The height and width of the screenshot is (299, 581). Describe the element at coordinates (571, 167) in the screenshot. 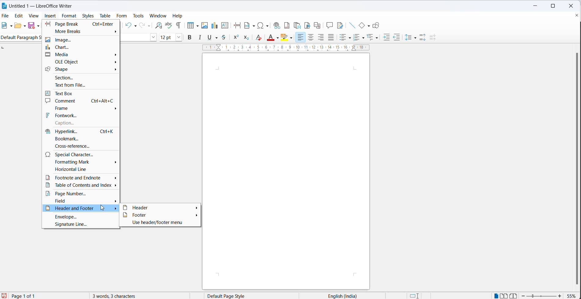

I see `scrollbar` at that location.